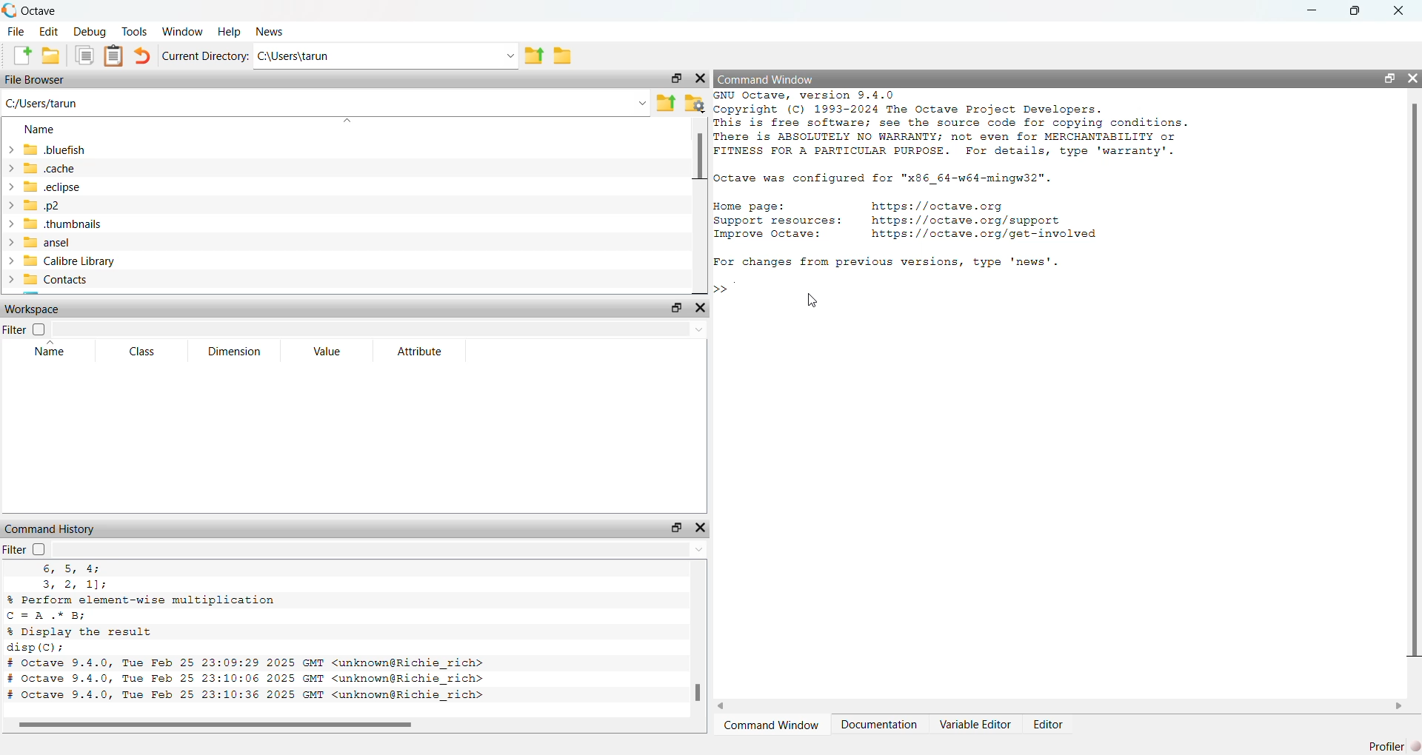 The height and width of the screenshot is (755, 1422). Describe the element at coordinates (767, 78) in the screenshot. I see `Command Window` at that location.